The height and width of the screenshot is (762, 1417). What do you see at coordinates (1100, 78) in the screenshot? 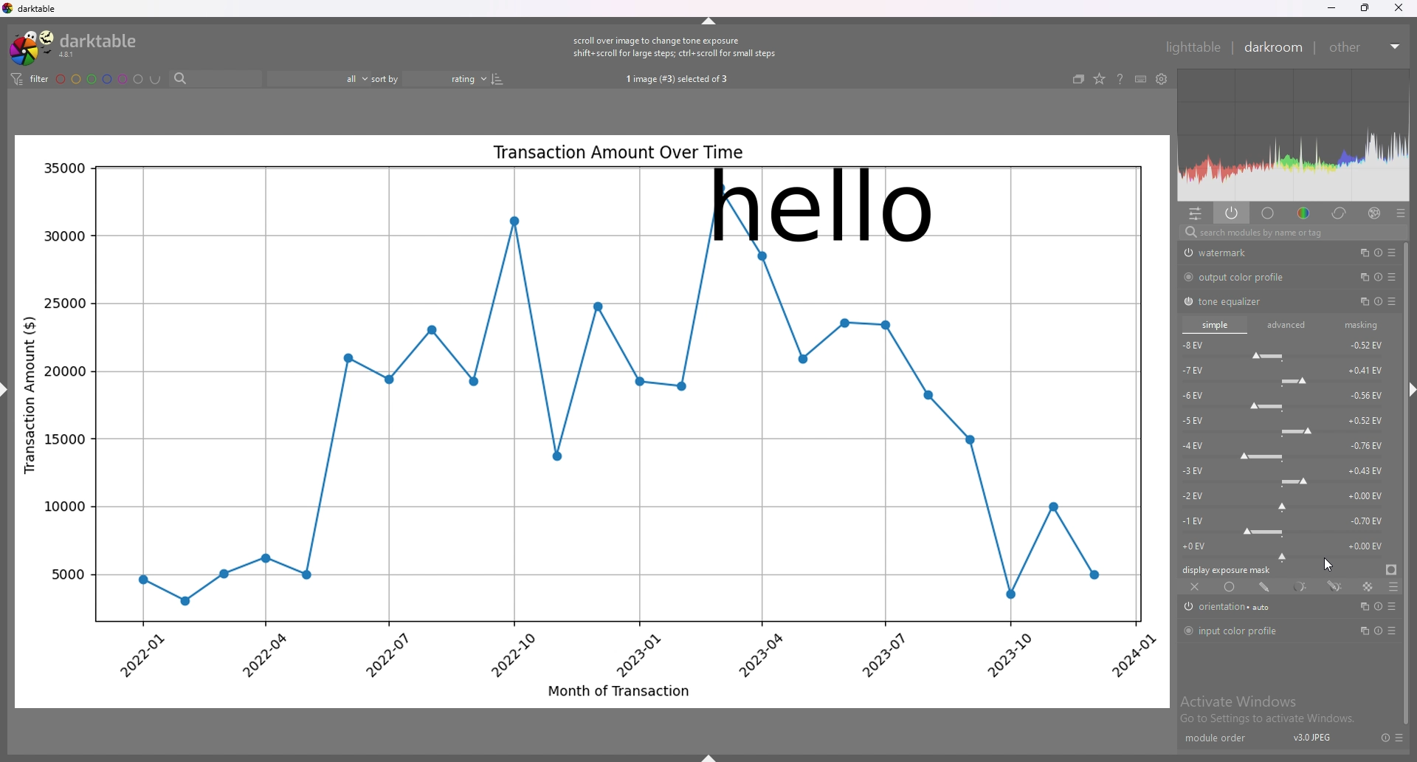
I see `change type of overlays` at bounding box center [1100, 78].